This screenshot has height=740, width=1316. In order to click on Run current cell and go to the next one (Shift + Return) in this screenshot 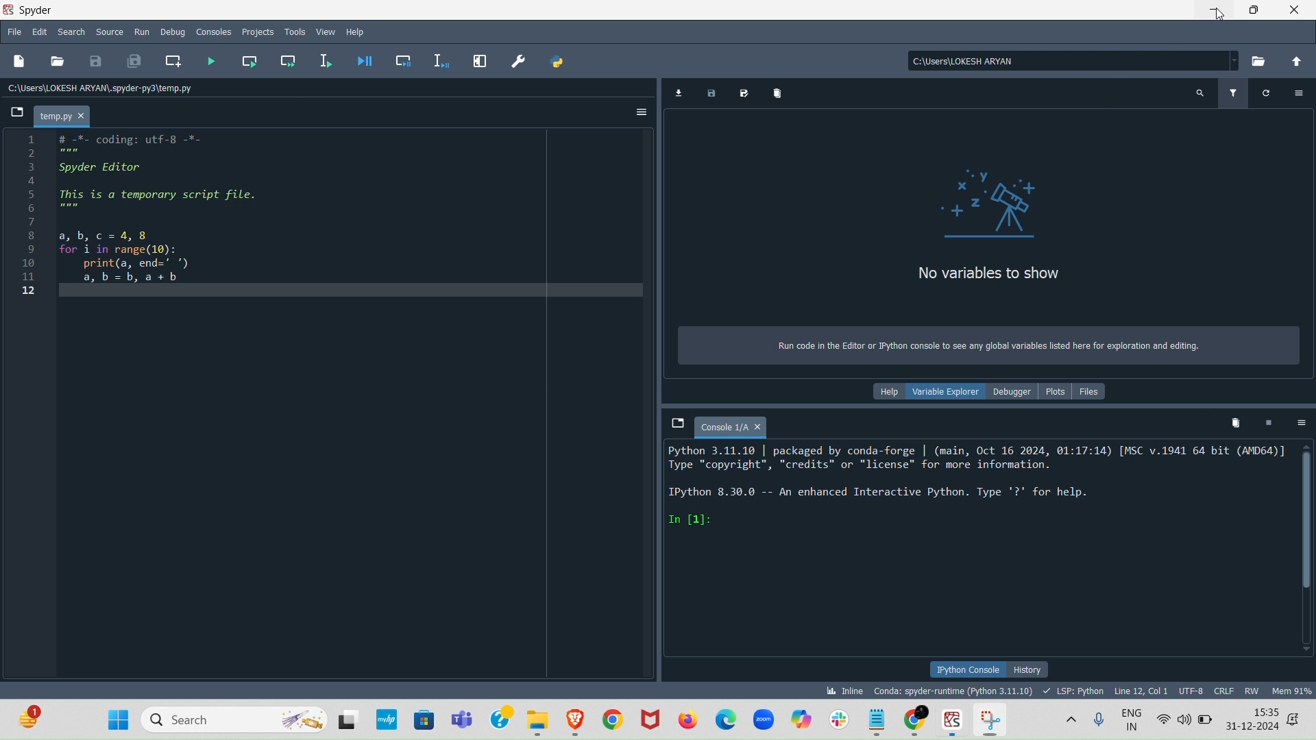, I will do `click(291, 60)`.